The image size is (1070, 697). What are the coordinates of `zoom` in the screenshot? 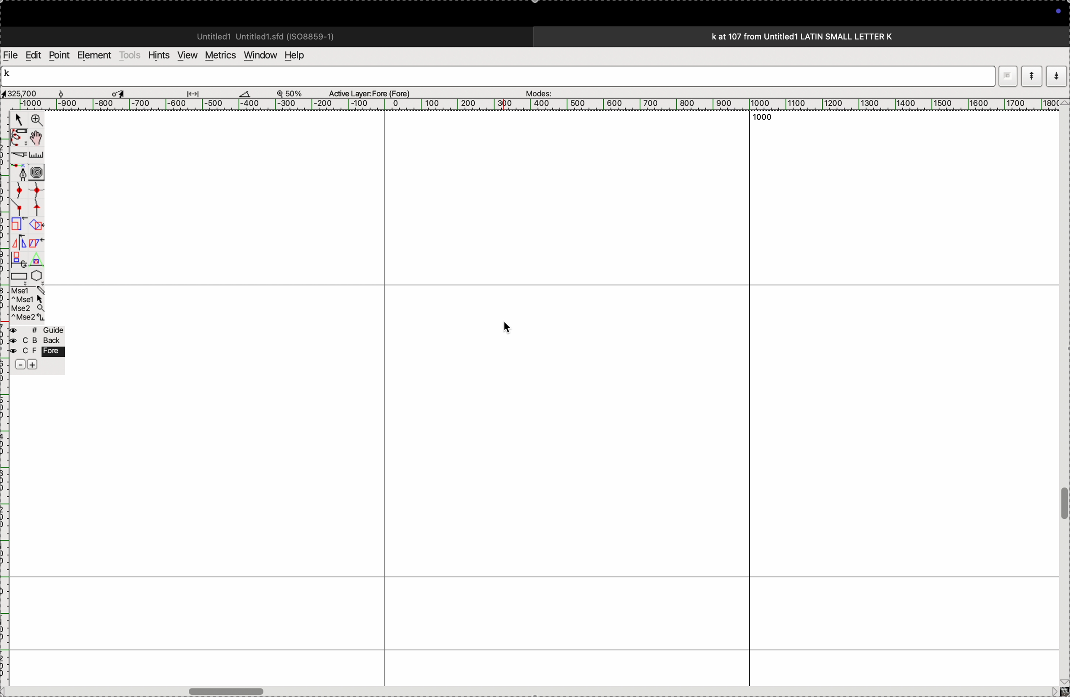 It's located at (294, 93).